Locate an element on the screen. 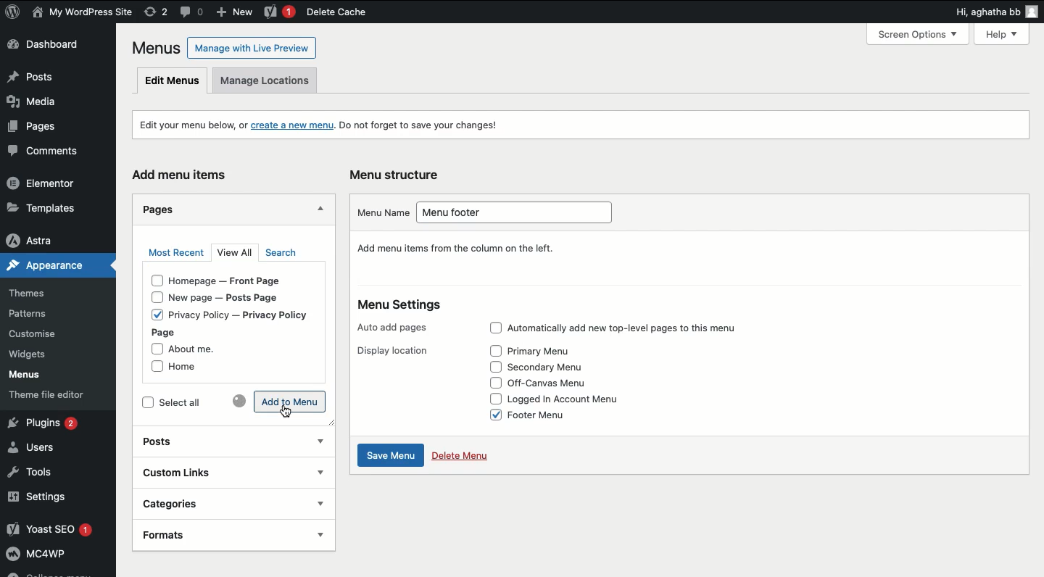 The width and height of the screenshot is (1044, 577). Menus is located at coordinates (35, 376).